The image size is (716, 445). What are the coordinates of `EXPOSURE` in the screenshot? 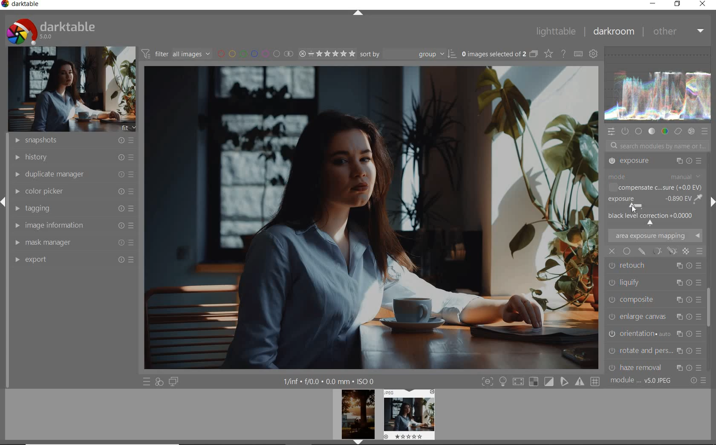 It's located at (654, 197).